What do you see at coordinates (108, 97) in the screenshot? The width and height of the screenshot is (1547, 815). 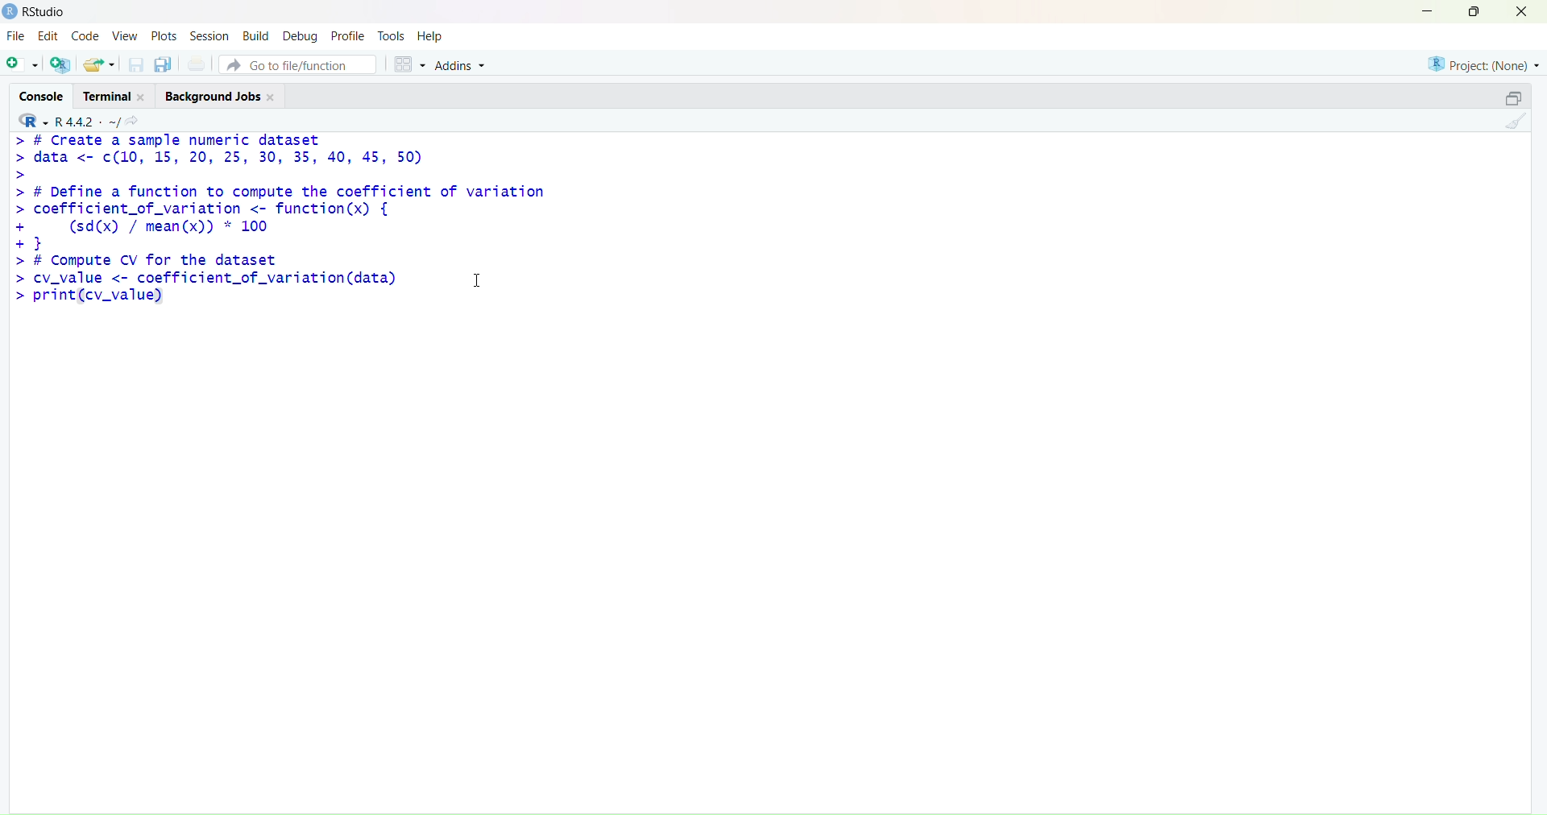 I see `terminal` at bounding box center [108, 97].